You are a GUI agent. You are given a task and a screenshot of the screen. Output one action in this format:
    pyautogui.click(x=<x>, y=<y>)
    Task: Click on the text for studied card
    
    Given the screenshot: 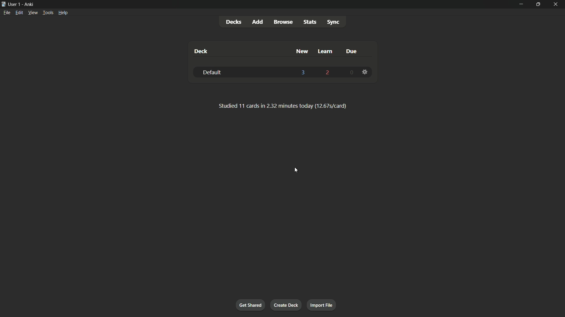 What is the action you would take?
    pyautogui.click(x=282, y=105)
    